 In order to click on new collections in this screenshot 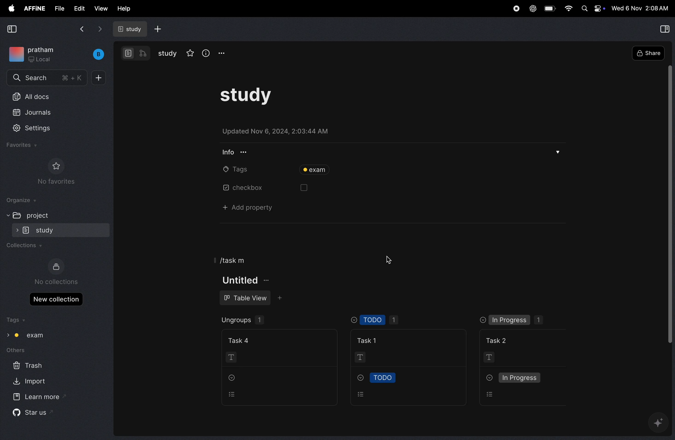, I will do `click(55, 299)`.